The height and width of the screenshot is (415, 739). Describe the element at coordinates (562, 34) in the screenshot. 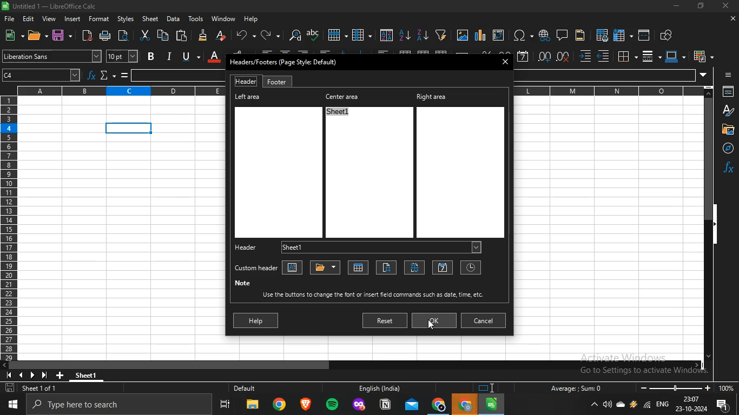

I see `insert comment ` at that location.